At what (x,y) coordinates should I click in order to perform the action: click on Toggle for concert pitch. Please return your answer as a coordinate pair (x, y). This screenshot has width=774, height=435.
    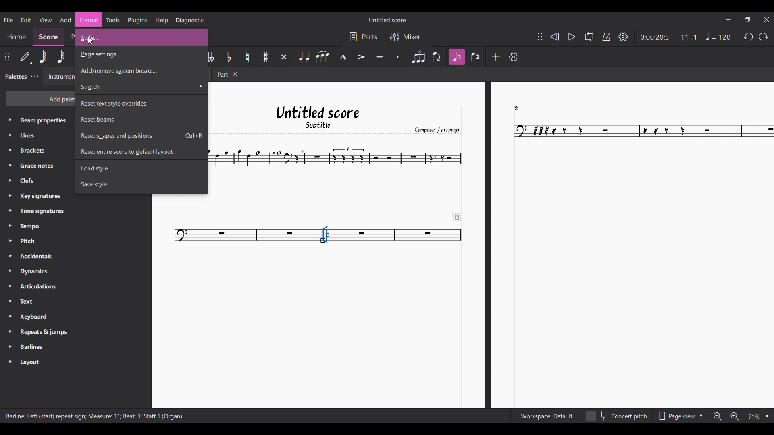
    Looking at the image, I should click on (616, 416).